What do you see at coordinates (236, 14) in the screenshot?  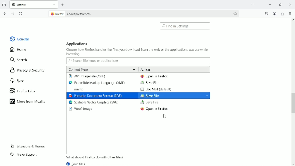 I see `Bookmark this page` at bounding box center [236, 14].